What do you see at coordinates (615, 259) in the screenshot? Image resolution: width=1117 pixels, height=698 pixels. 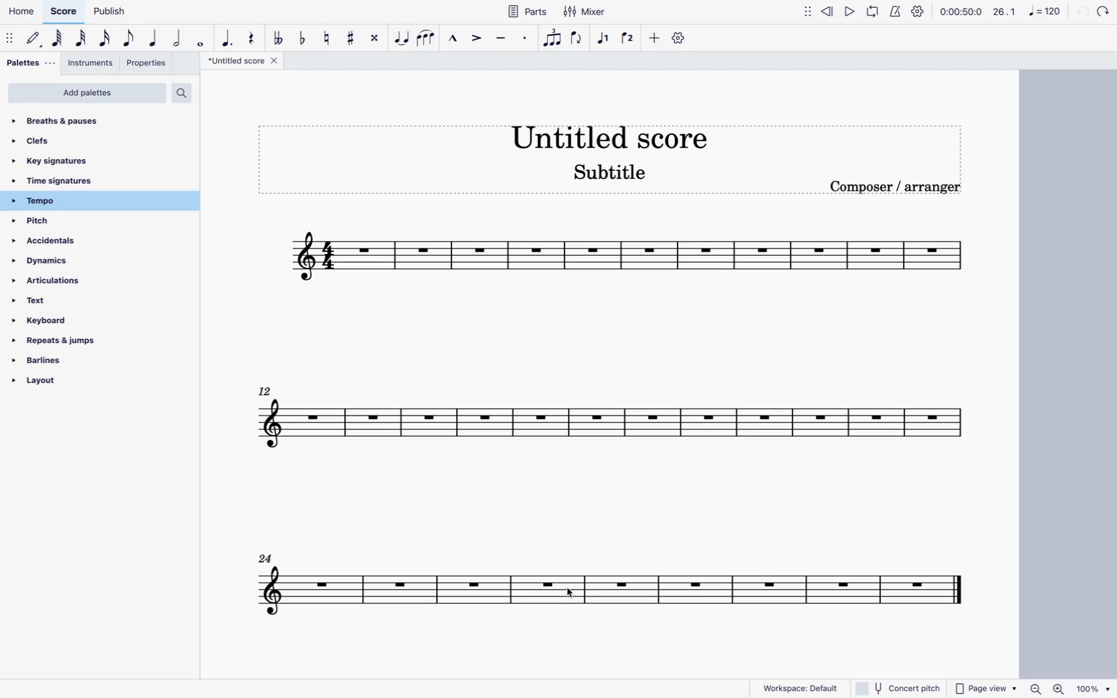 I see `score` at bounding box center [615, 259].